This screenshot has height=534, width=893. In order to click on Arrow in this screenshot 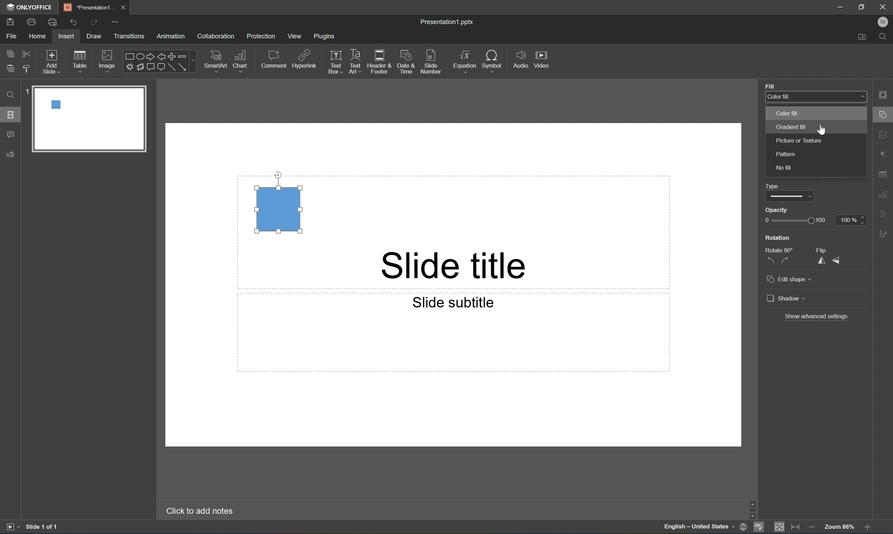, I will do `click(183, 67)`.